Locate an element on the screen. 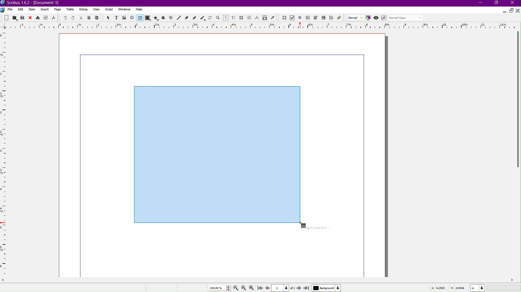  Open is located at coordinates (15, 17).